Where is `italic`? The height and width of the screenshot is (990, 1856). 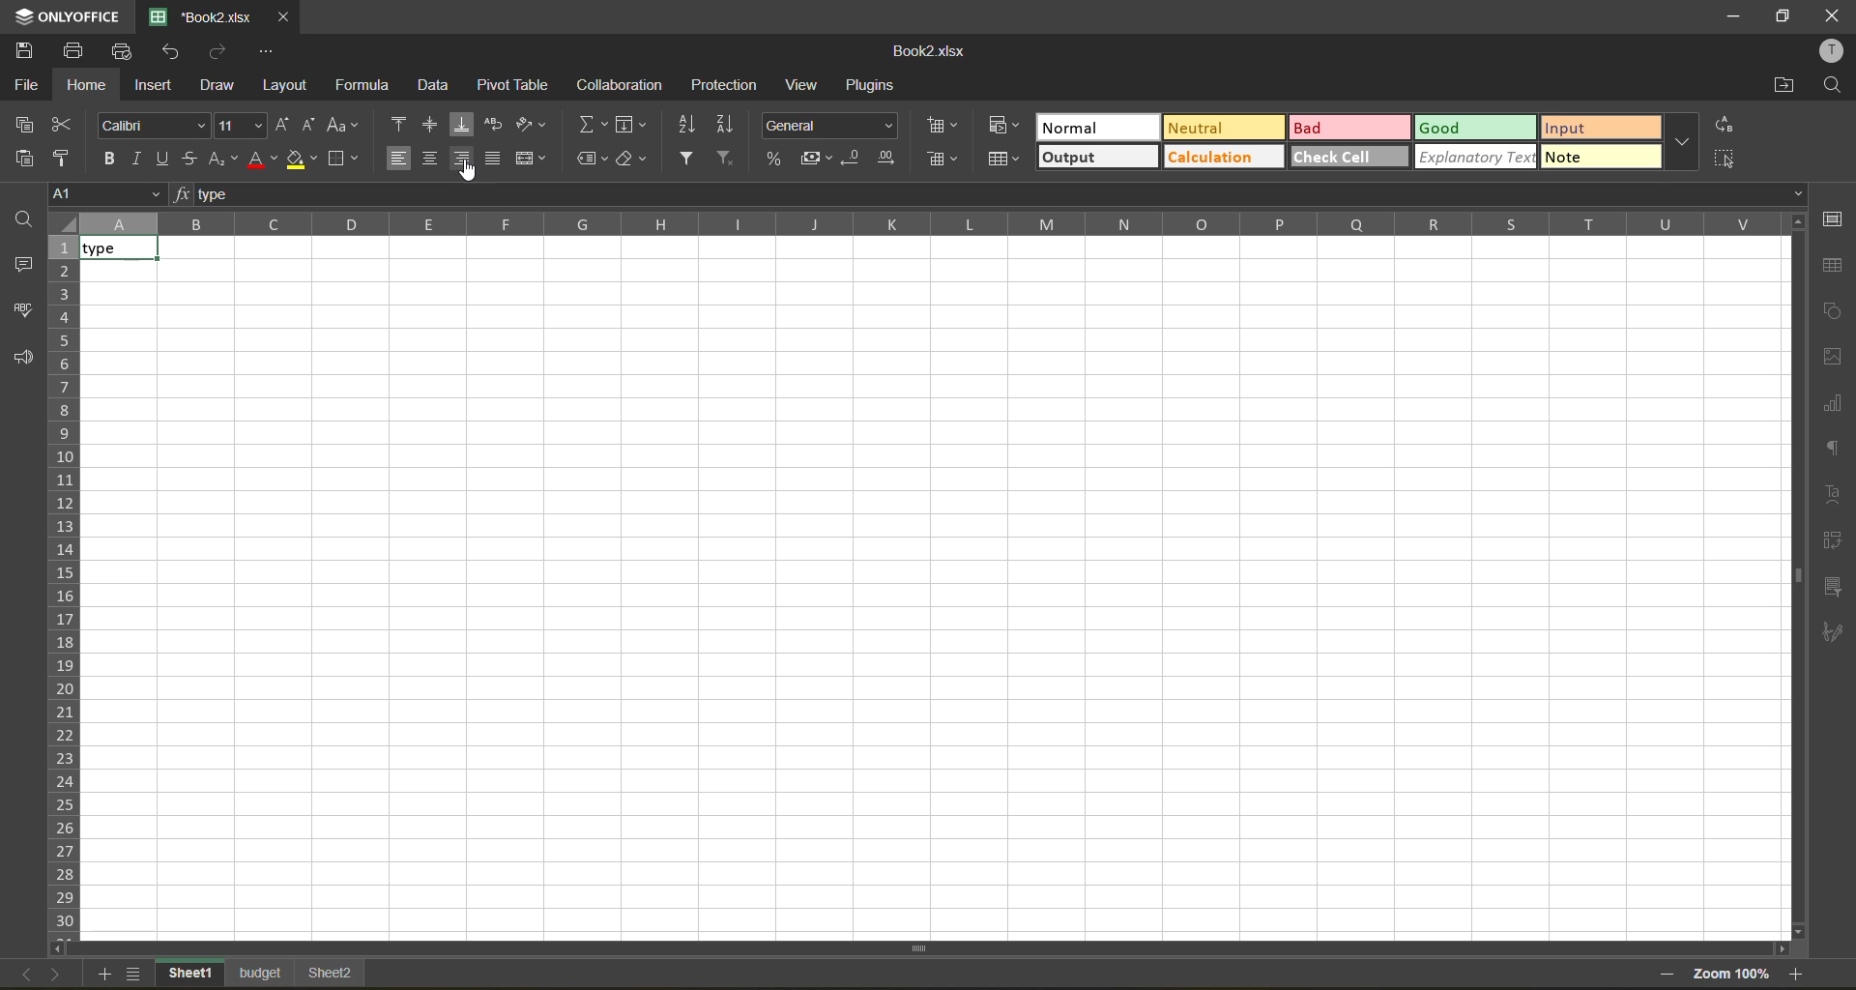
italic is located at coordinates (139, 160).